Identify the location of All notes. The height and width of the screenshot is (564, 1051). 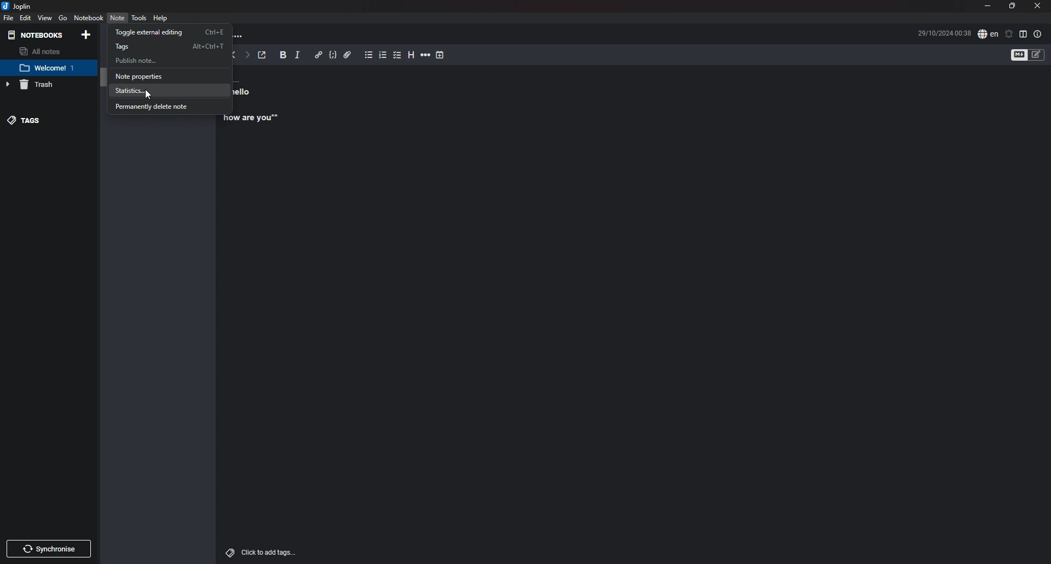
(43, 50).